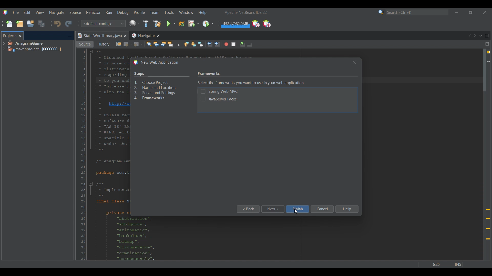 The width and height of the screenshot is (492, 276). I want to click on Profile IDE, so click(255, 24).